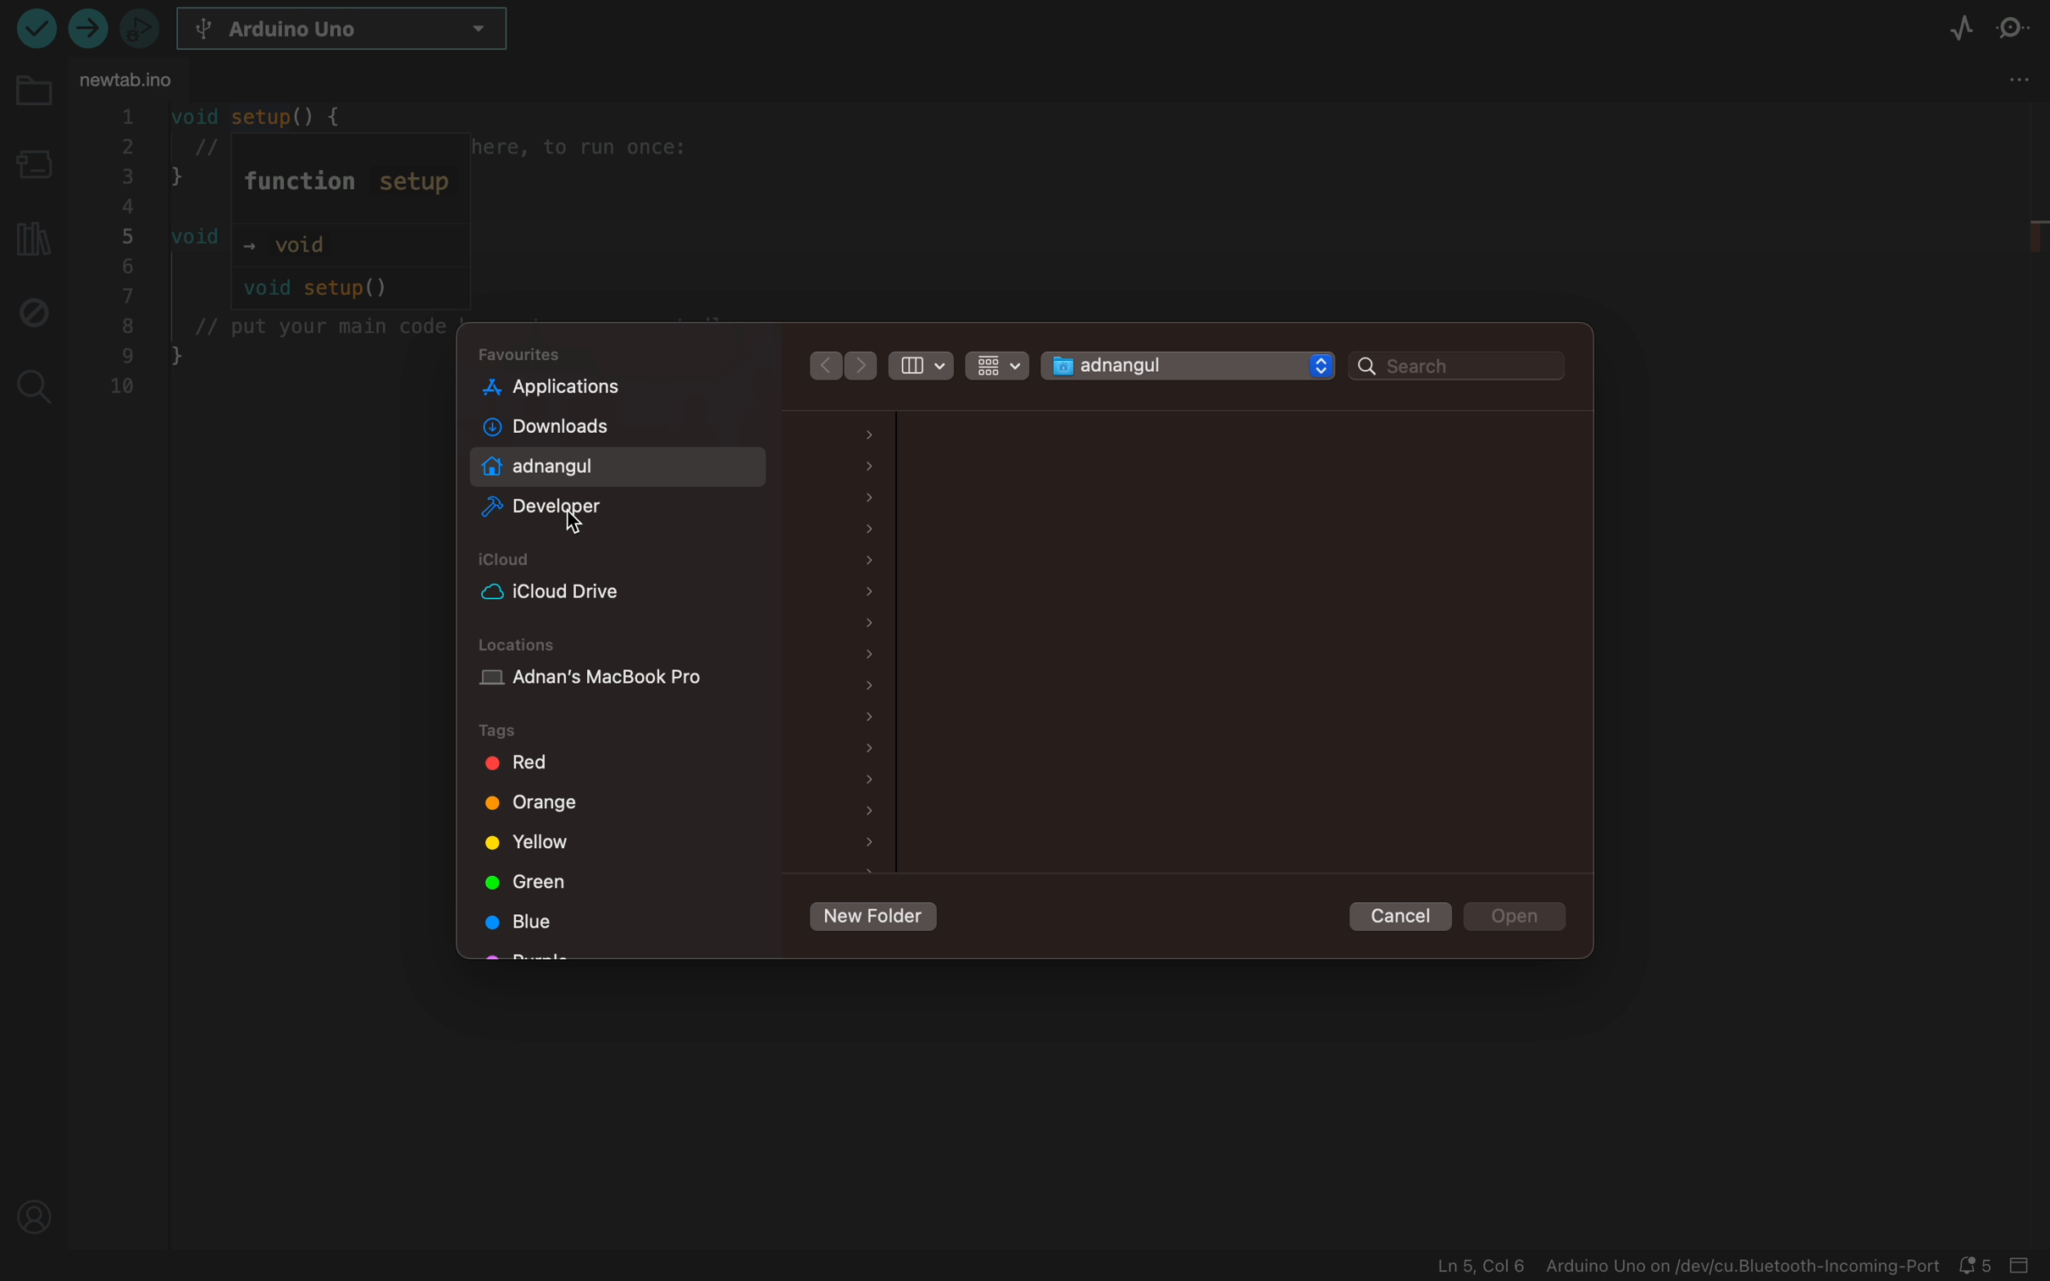 This screenshot has width=2050, height=1281. What do you see at coordinates (533, 843) in the screenshot?
I see `tags` at bounding box center [533, 843].